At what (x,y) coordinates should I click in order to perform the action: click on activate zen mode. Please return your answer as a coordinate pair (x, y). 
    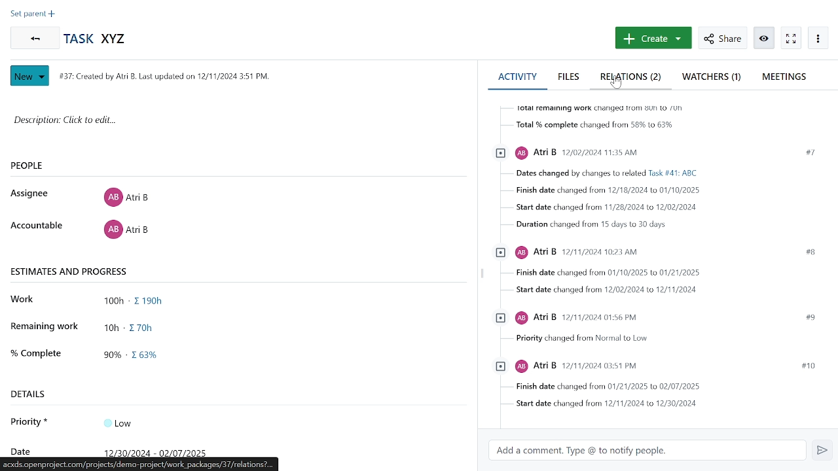
    Looking at the image, I should click on (765, 37).